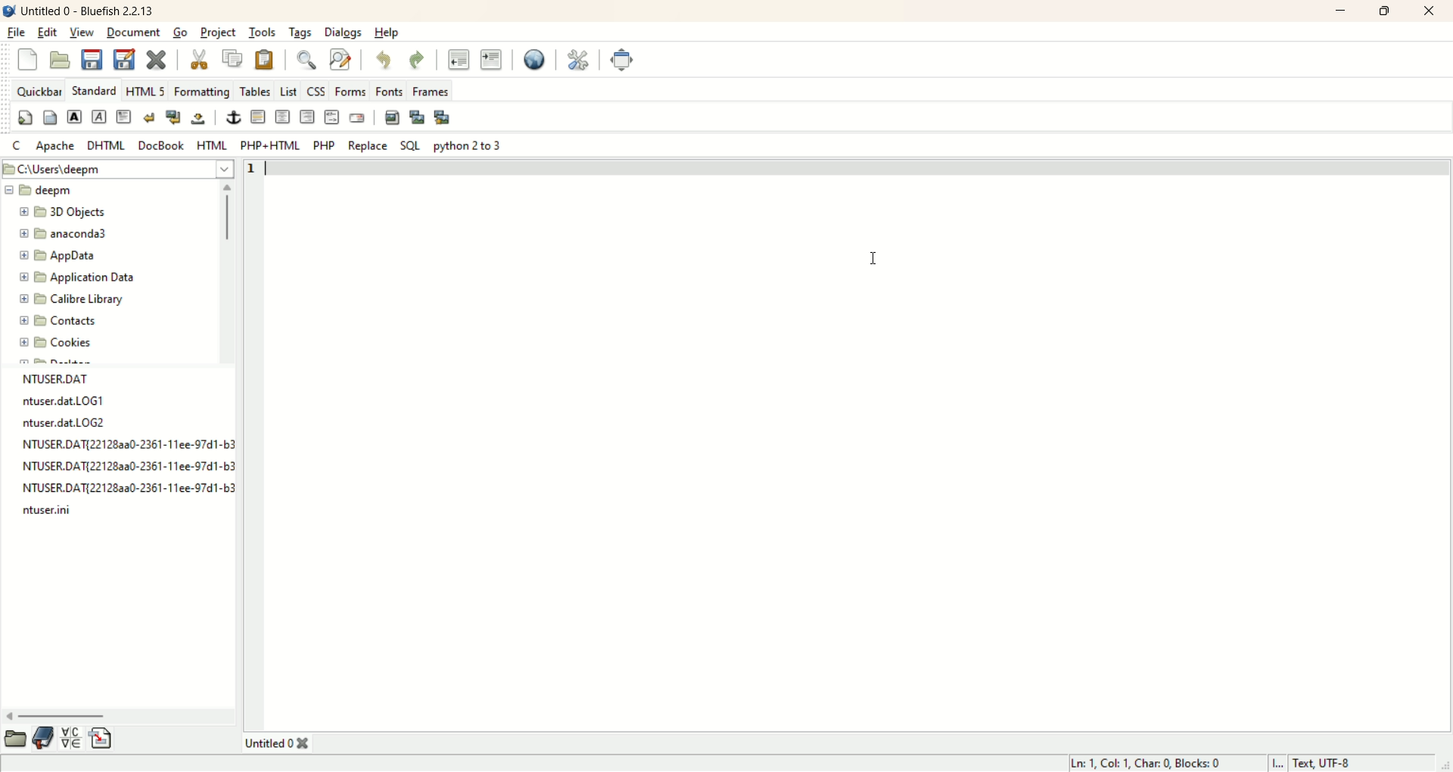 The image size is (1453, 772). Describe the element at coordinates (307, 117) in the screenshot. I see `right justify` at that location.